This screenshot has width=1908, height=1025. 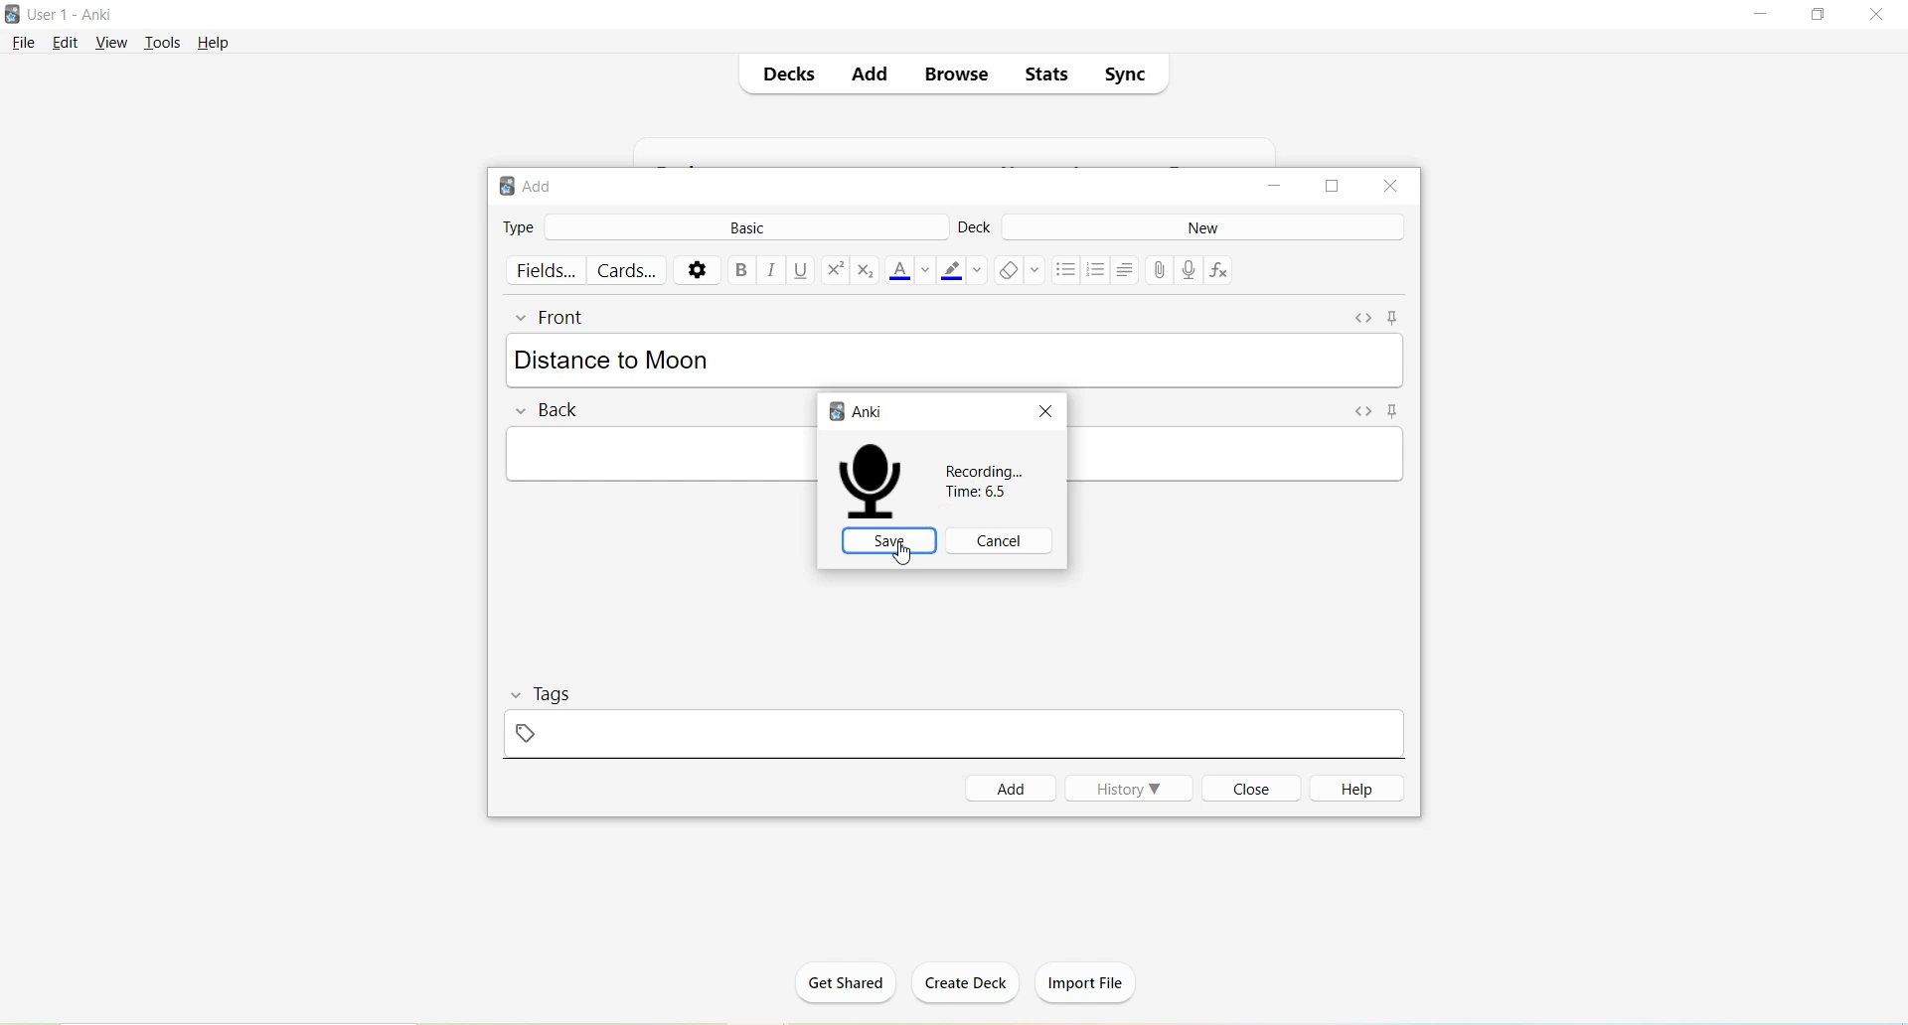 What do you see at coordinates (976, 230) in the screenshot?
I see `Deck` at bounding box center [976, 230].